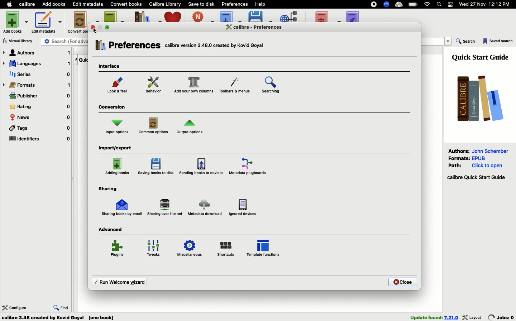 This screenshot has width=516, height=321. I want to click on jobs, so click(501, 317).